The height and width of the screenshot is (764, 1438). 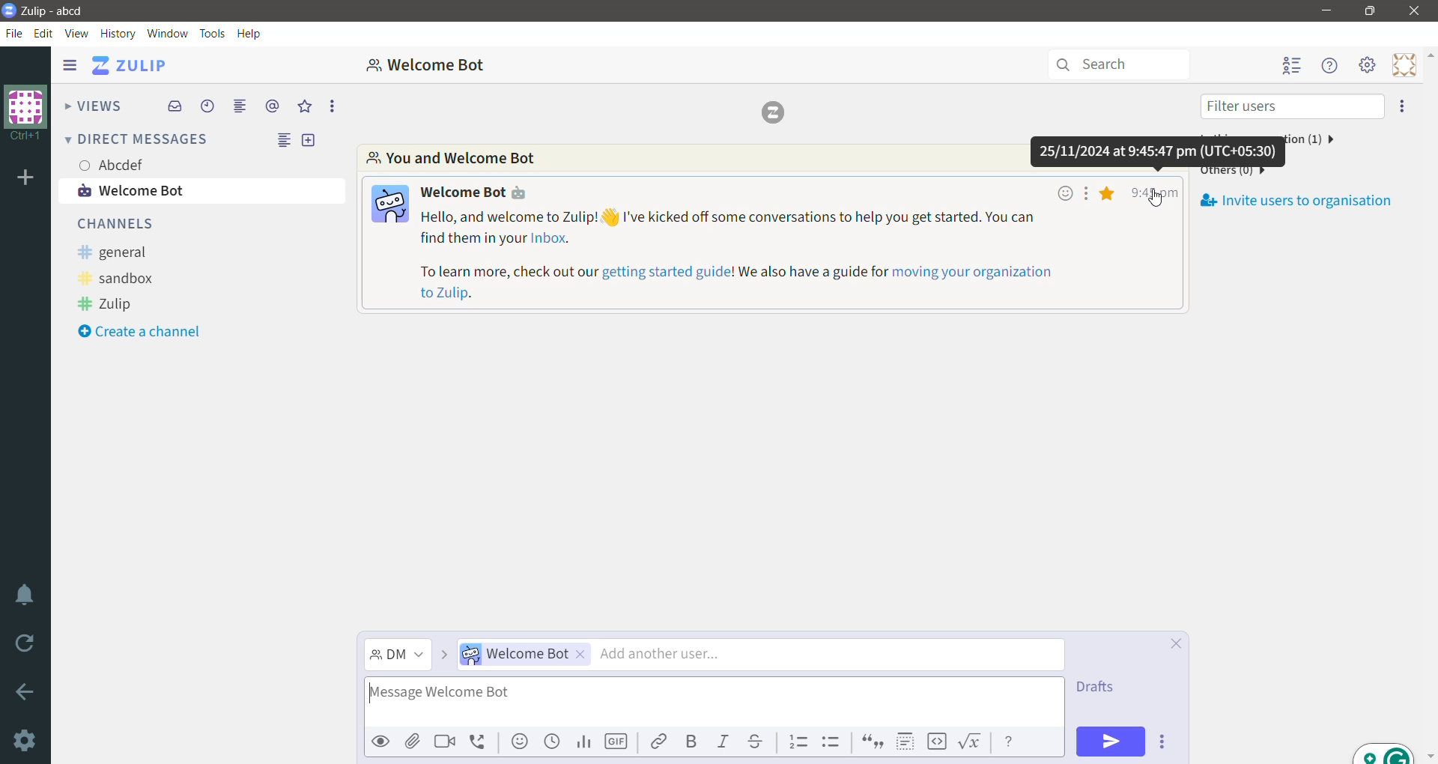 What do you see at coordinates (167, 33) in the screenshot?
I see `Window` at bounding box center [167, 33].